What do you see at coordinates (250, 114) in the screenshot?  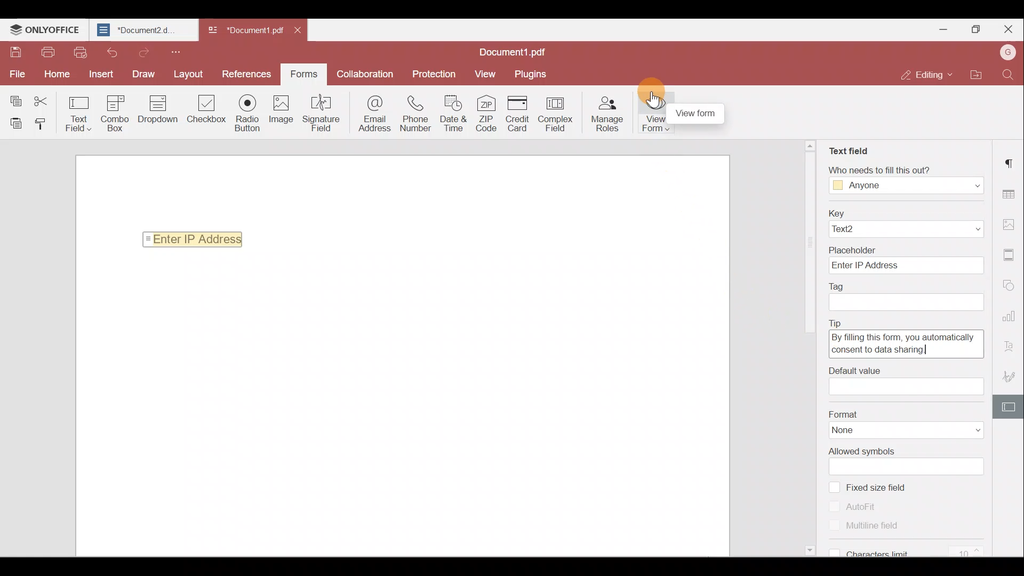 I see `Radio button` at bounding box center [250, 114].